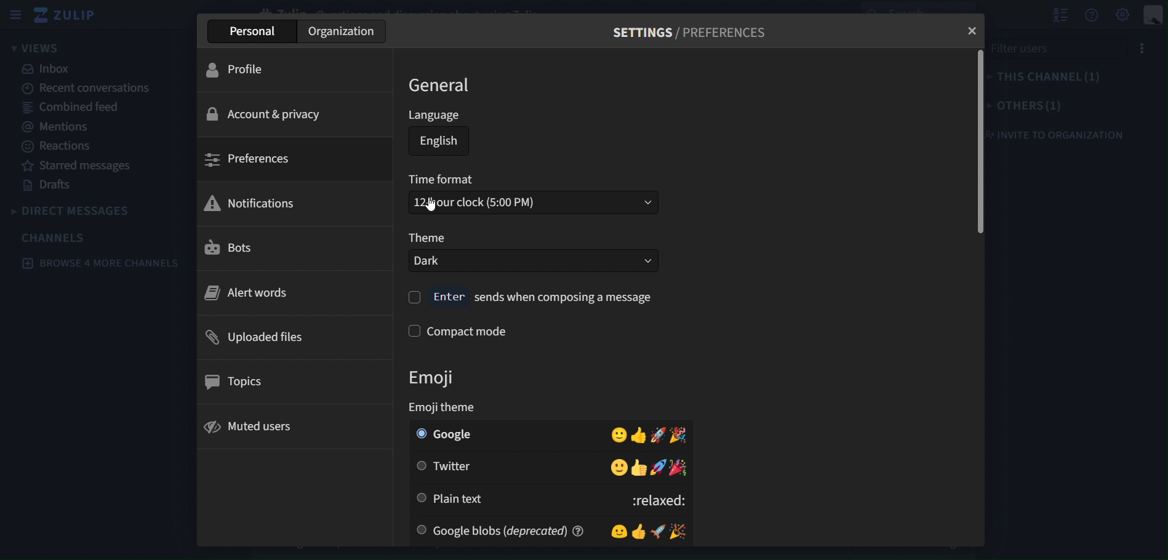 The height and width of the screenshot is (560, 1168). What do you see at coordinates (286, 426) in the screenshot?
I see `muted users` at bounding box center [286, 426].